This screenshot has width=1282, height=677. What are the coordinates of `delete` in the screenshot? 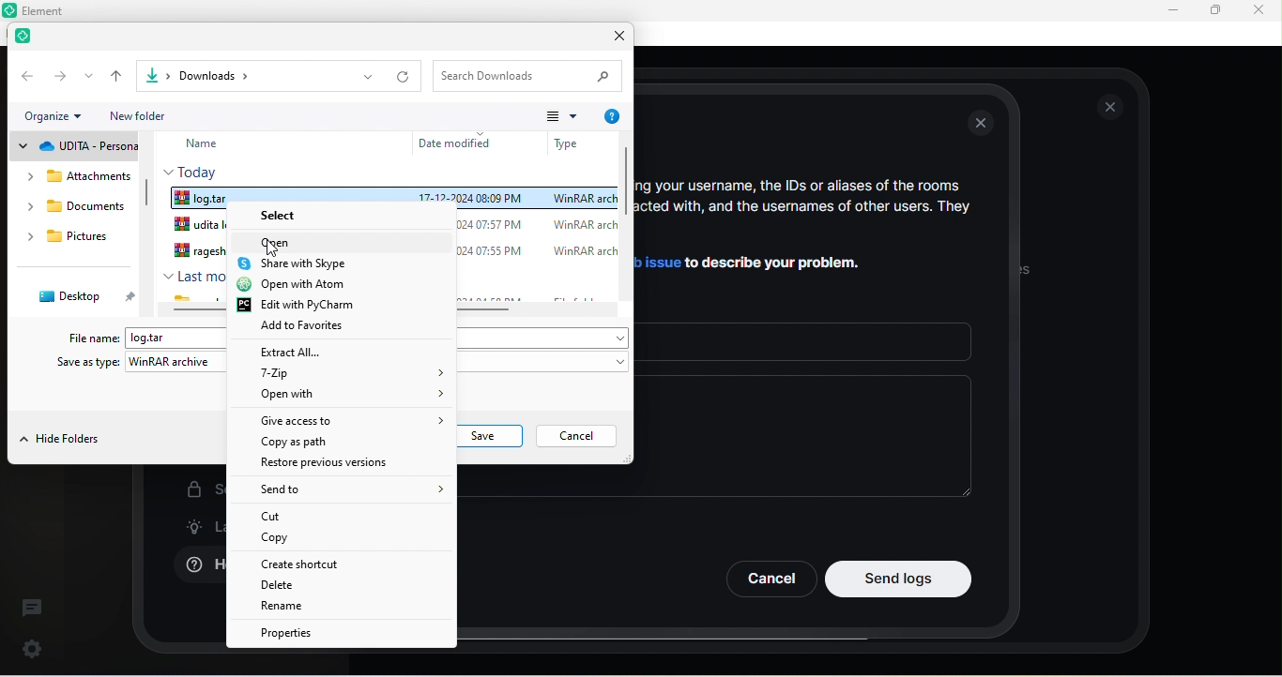 It's located at (298, 587).